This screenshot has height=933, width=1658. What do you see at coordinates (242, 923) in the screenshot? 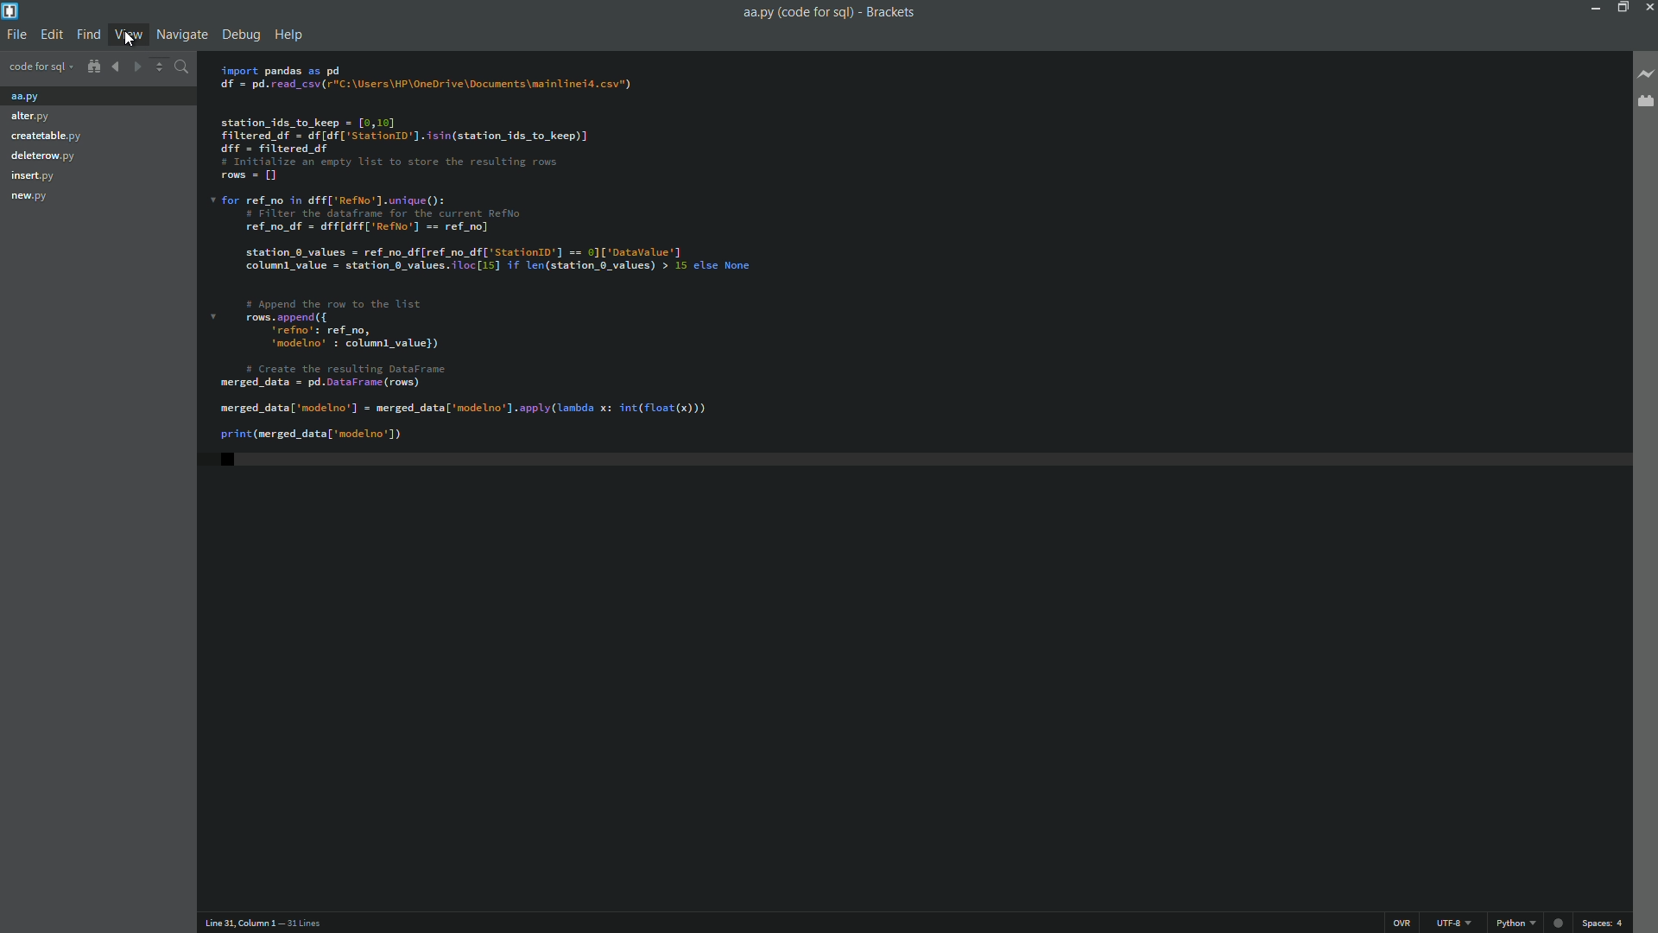
I see `cursor position` at bounding box center [242, 923].